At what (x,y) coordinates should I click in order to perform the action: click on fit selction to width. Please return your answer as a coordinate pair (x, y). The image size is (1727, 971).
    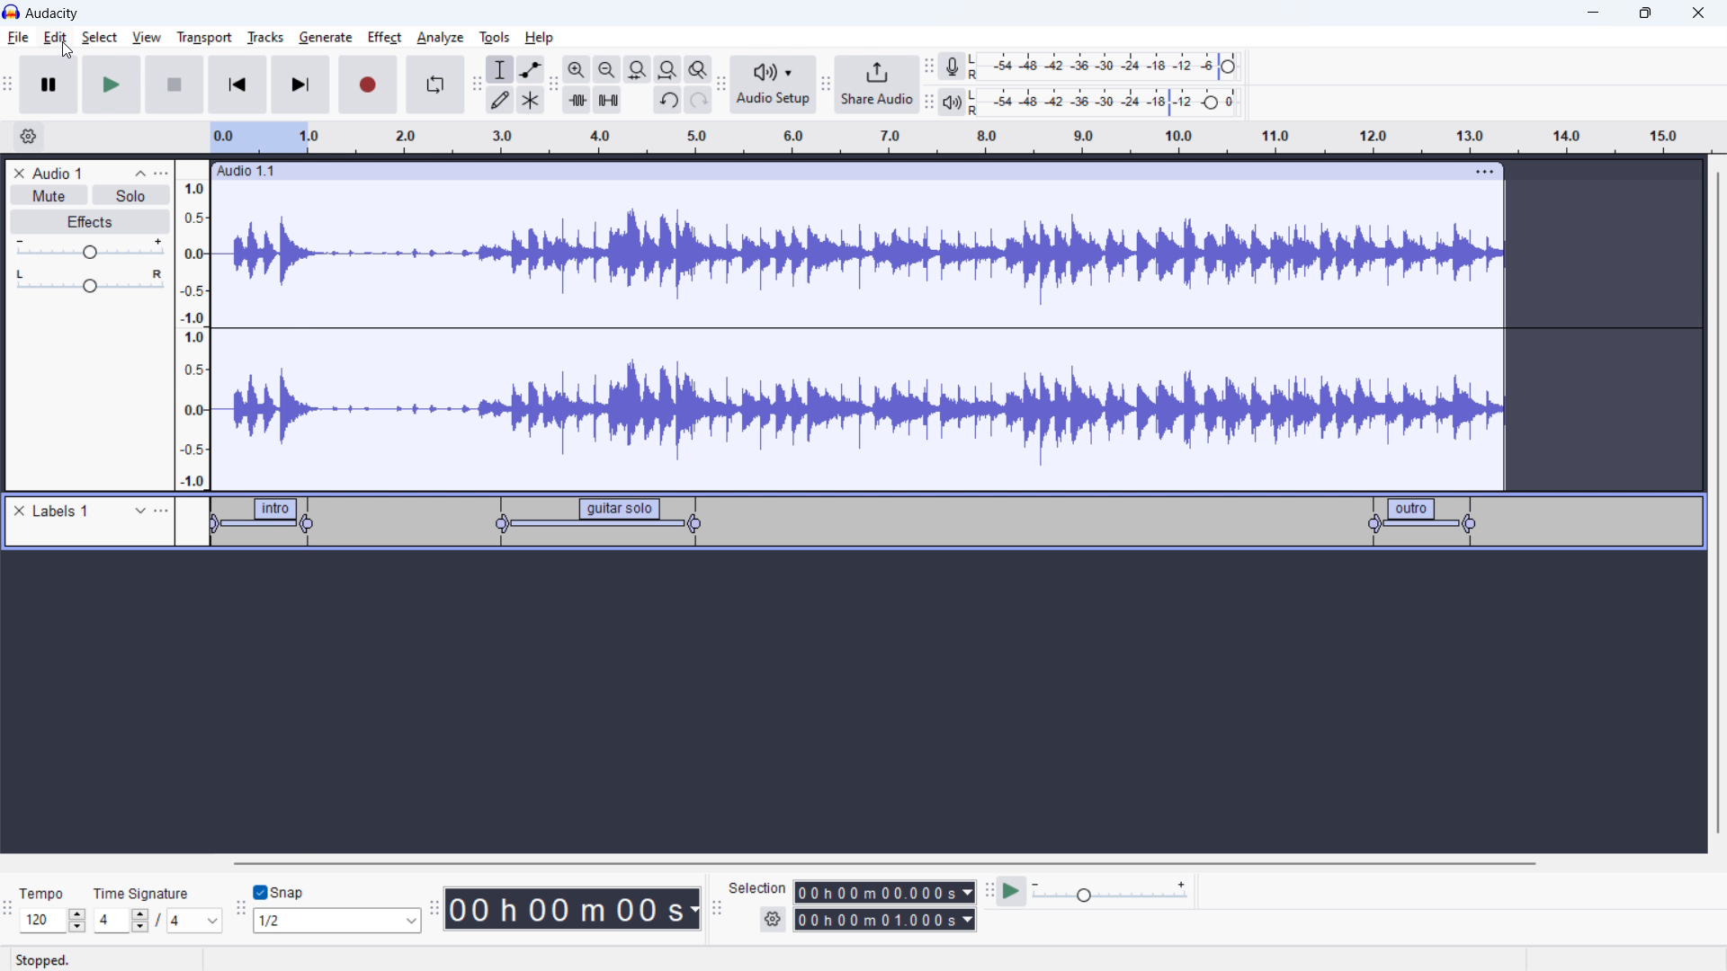
    Looking at the image, I should click on (638, 70).